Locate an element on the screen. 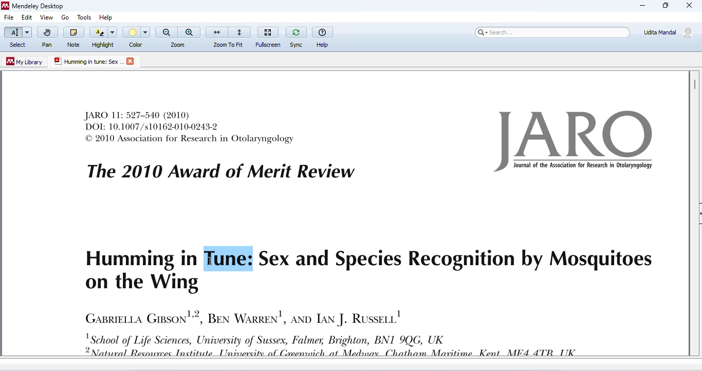  Text cursor is located at coordinates (209, 262).